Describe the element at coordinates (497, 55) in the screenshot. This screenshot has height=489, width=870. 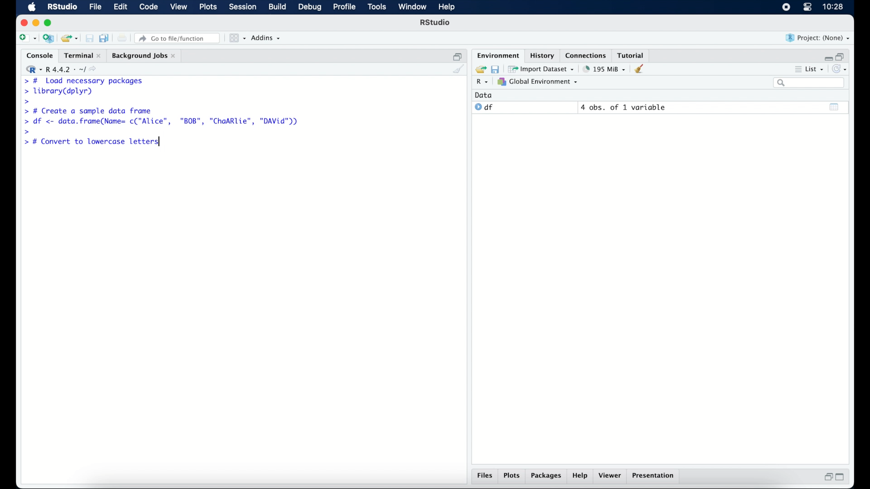
I see `environment` at that location.